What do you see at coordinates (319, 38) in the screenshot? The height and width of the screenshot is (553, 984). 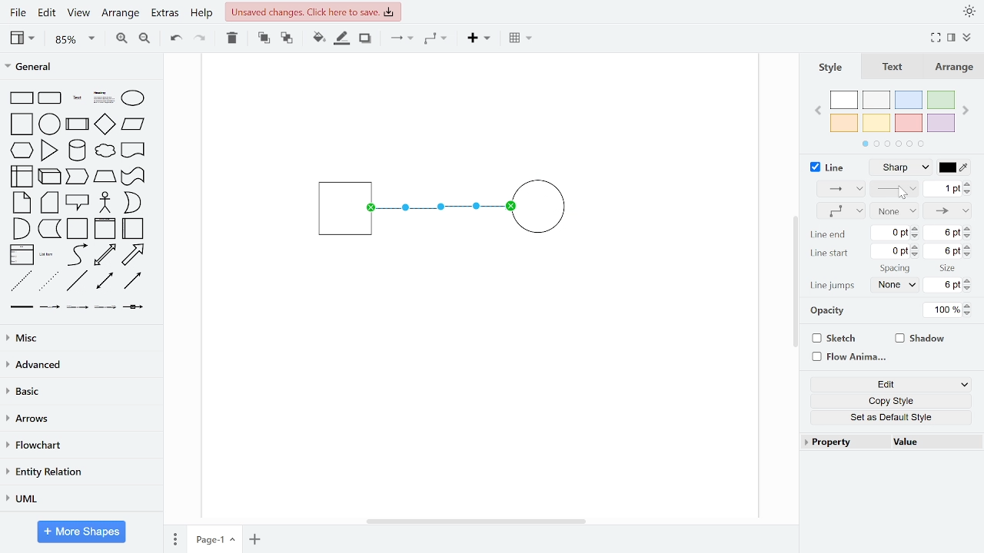 I see `fill color` at bounding box center [319, 38].